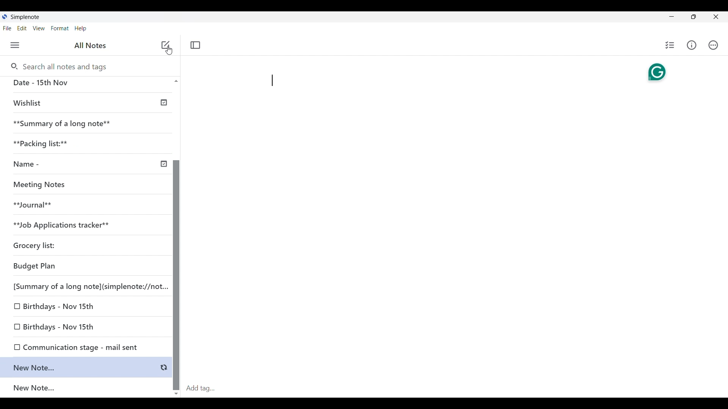  I want to click on Actions, so click(713, 45).